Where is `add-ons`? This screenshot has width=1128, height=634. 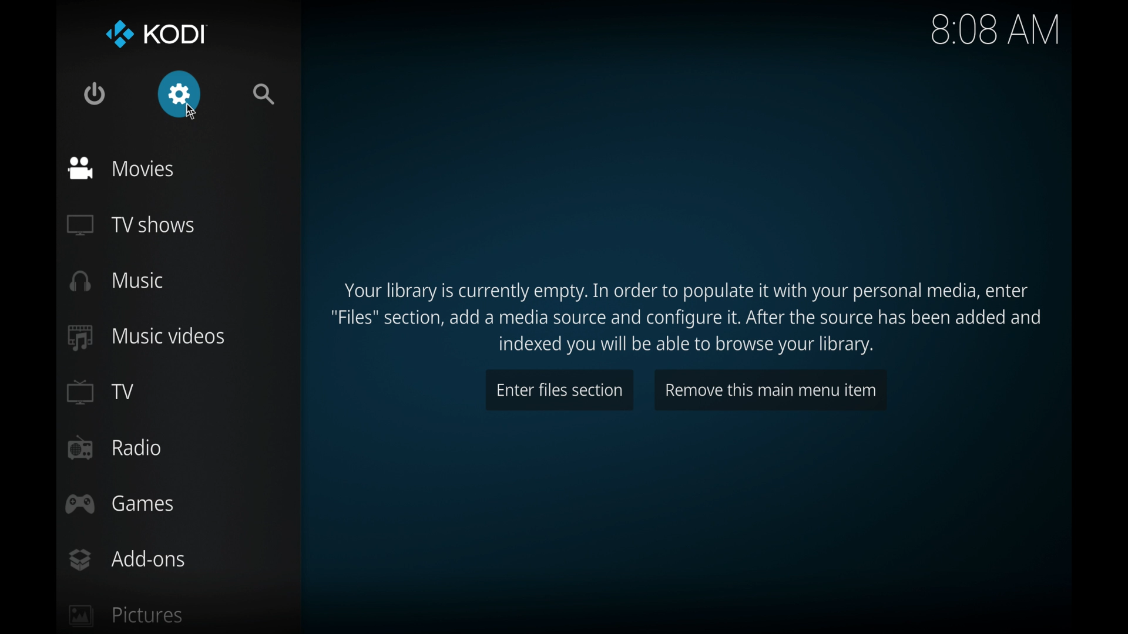 add-ons is located at coordinates (128, 559).